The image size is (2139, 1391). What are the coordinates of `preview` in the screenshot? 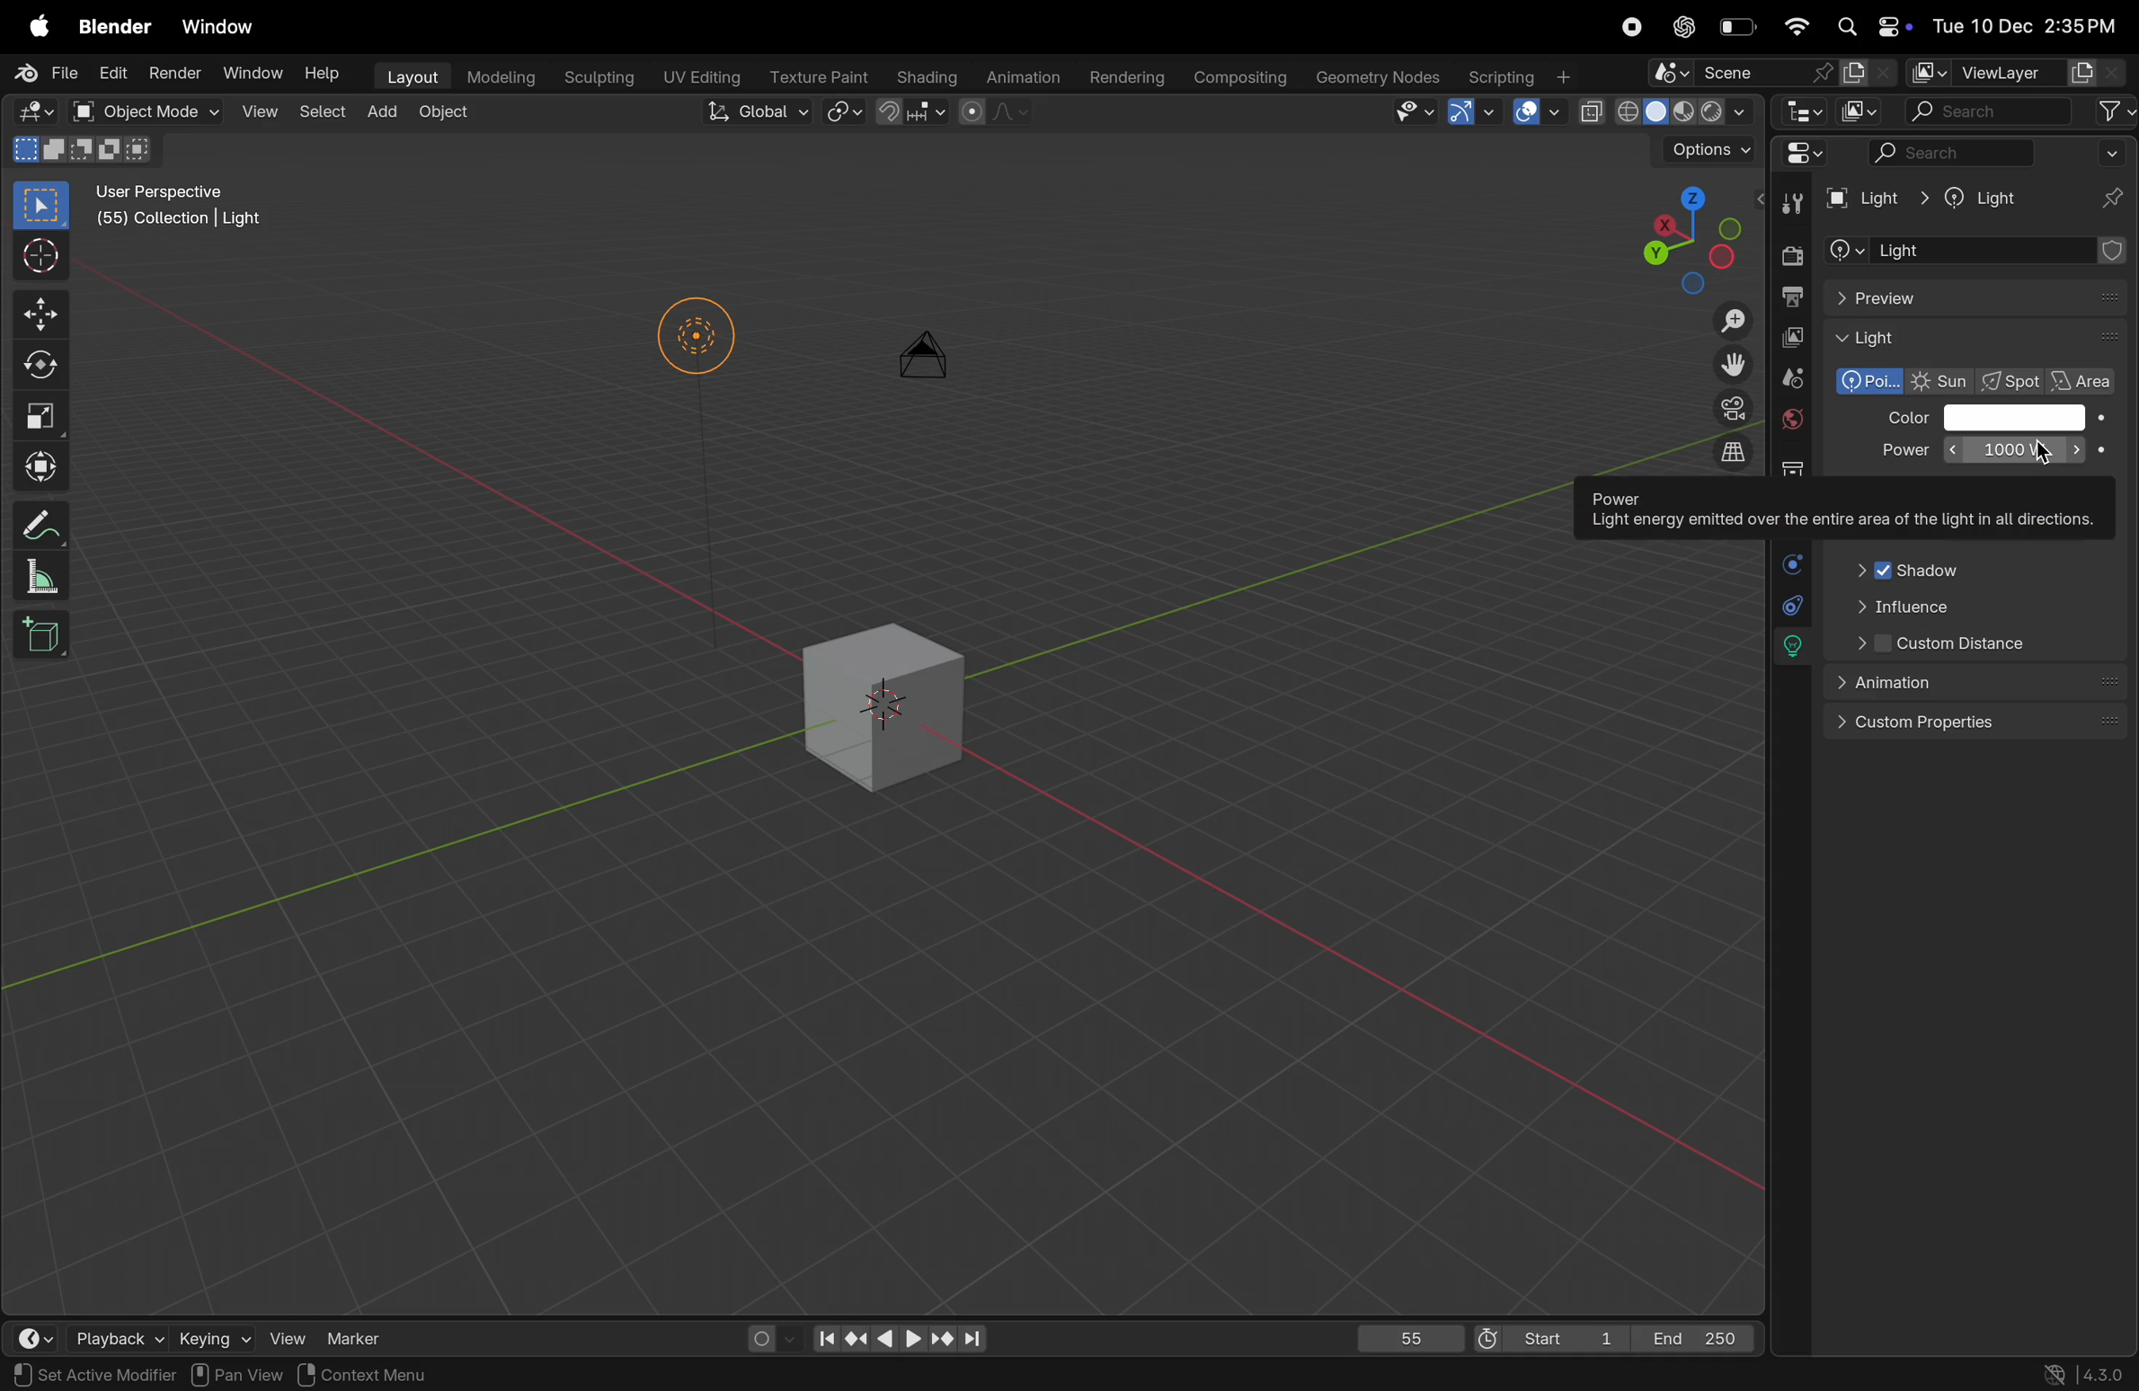 It's located at (1976, 297).